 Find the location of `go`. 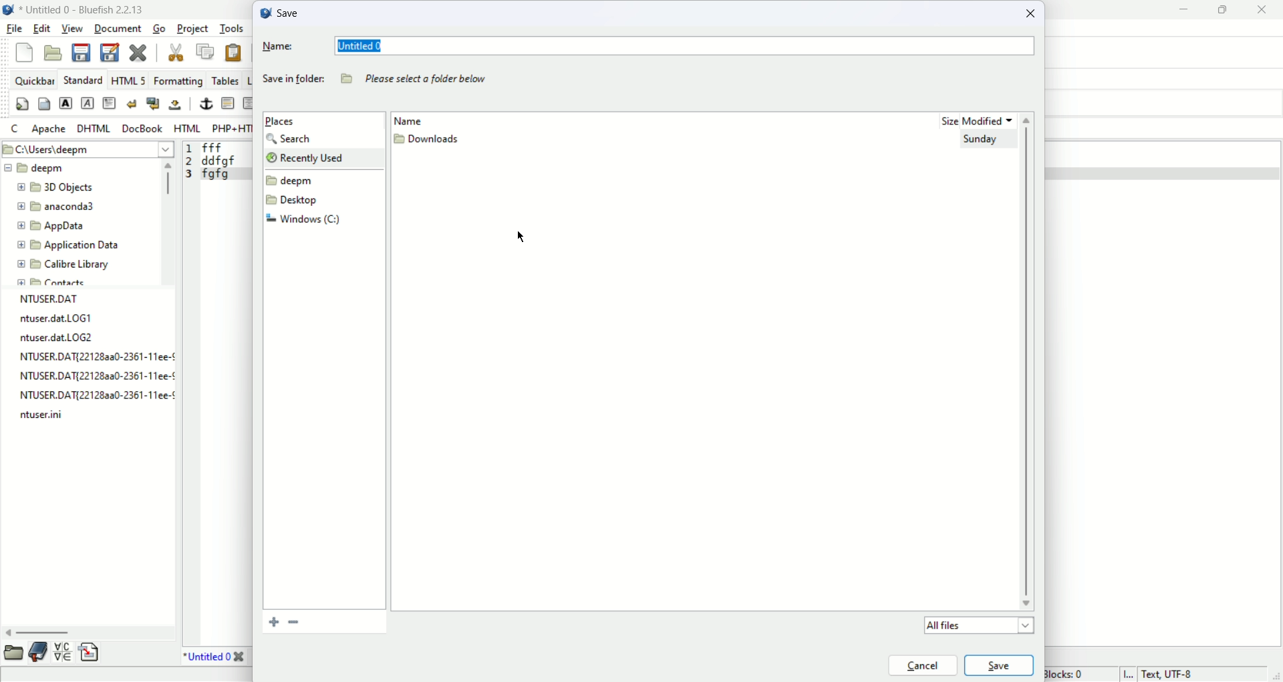

go is located at coordinates (158, 29).